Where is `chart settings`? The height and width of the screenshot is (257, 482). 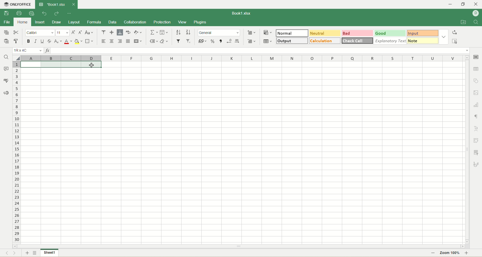
chart settings is located at coordinates (476, 104).